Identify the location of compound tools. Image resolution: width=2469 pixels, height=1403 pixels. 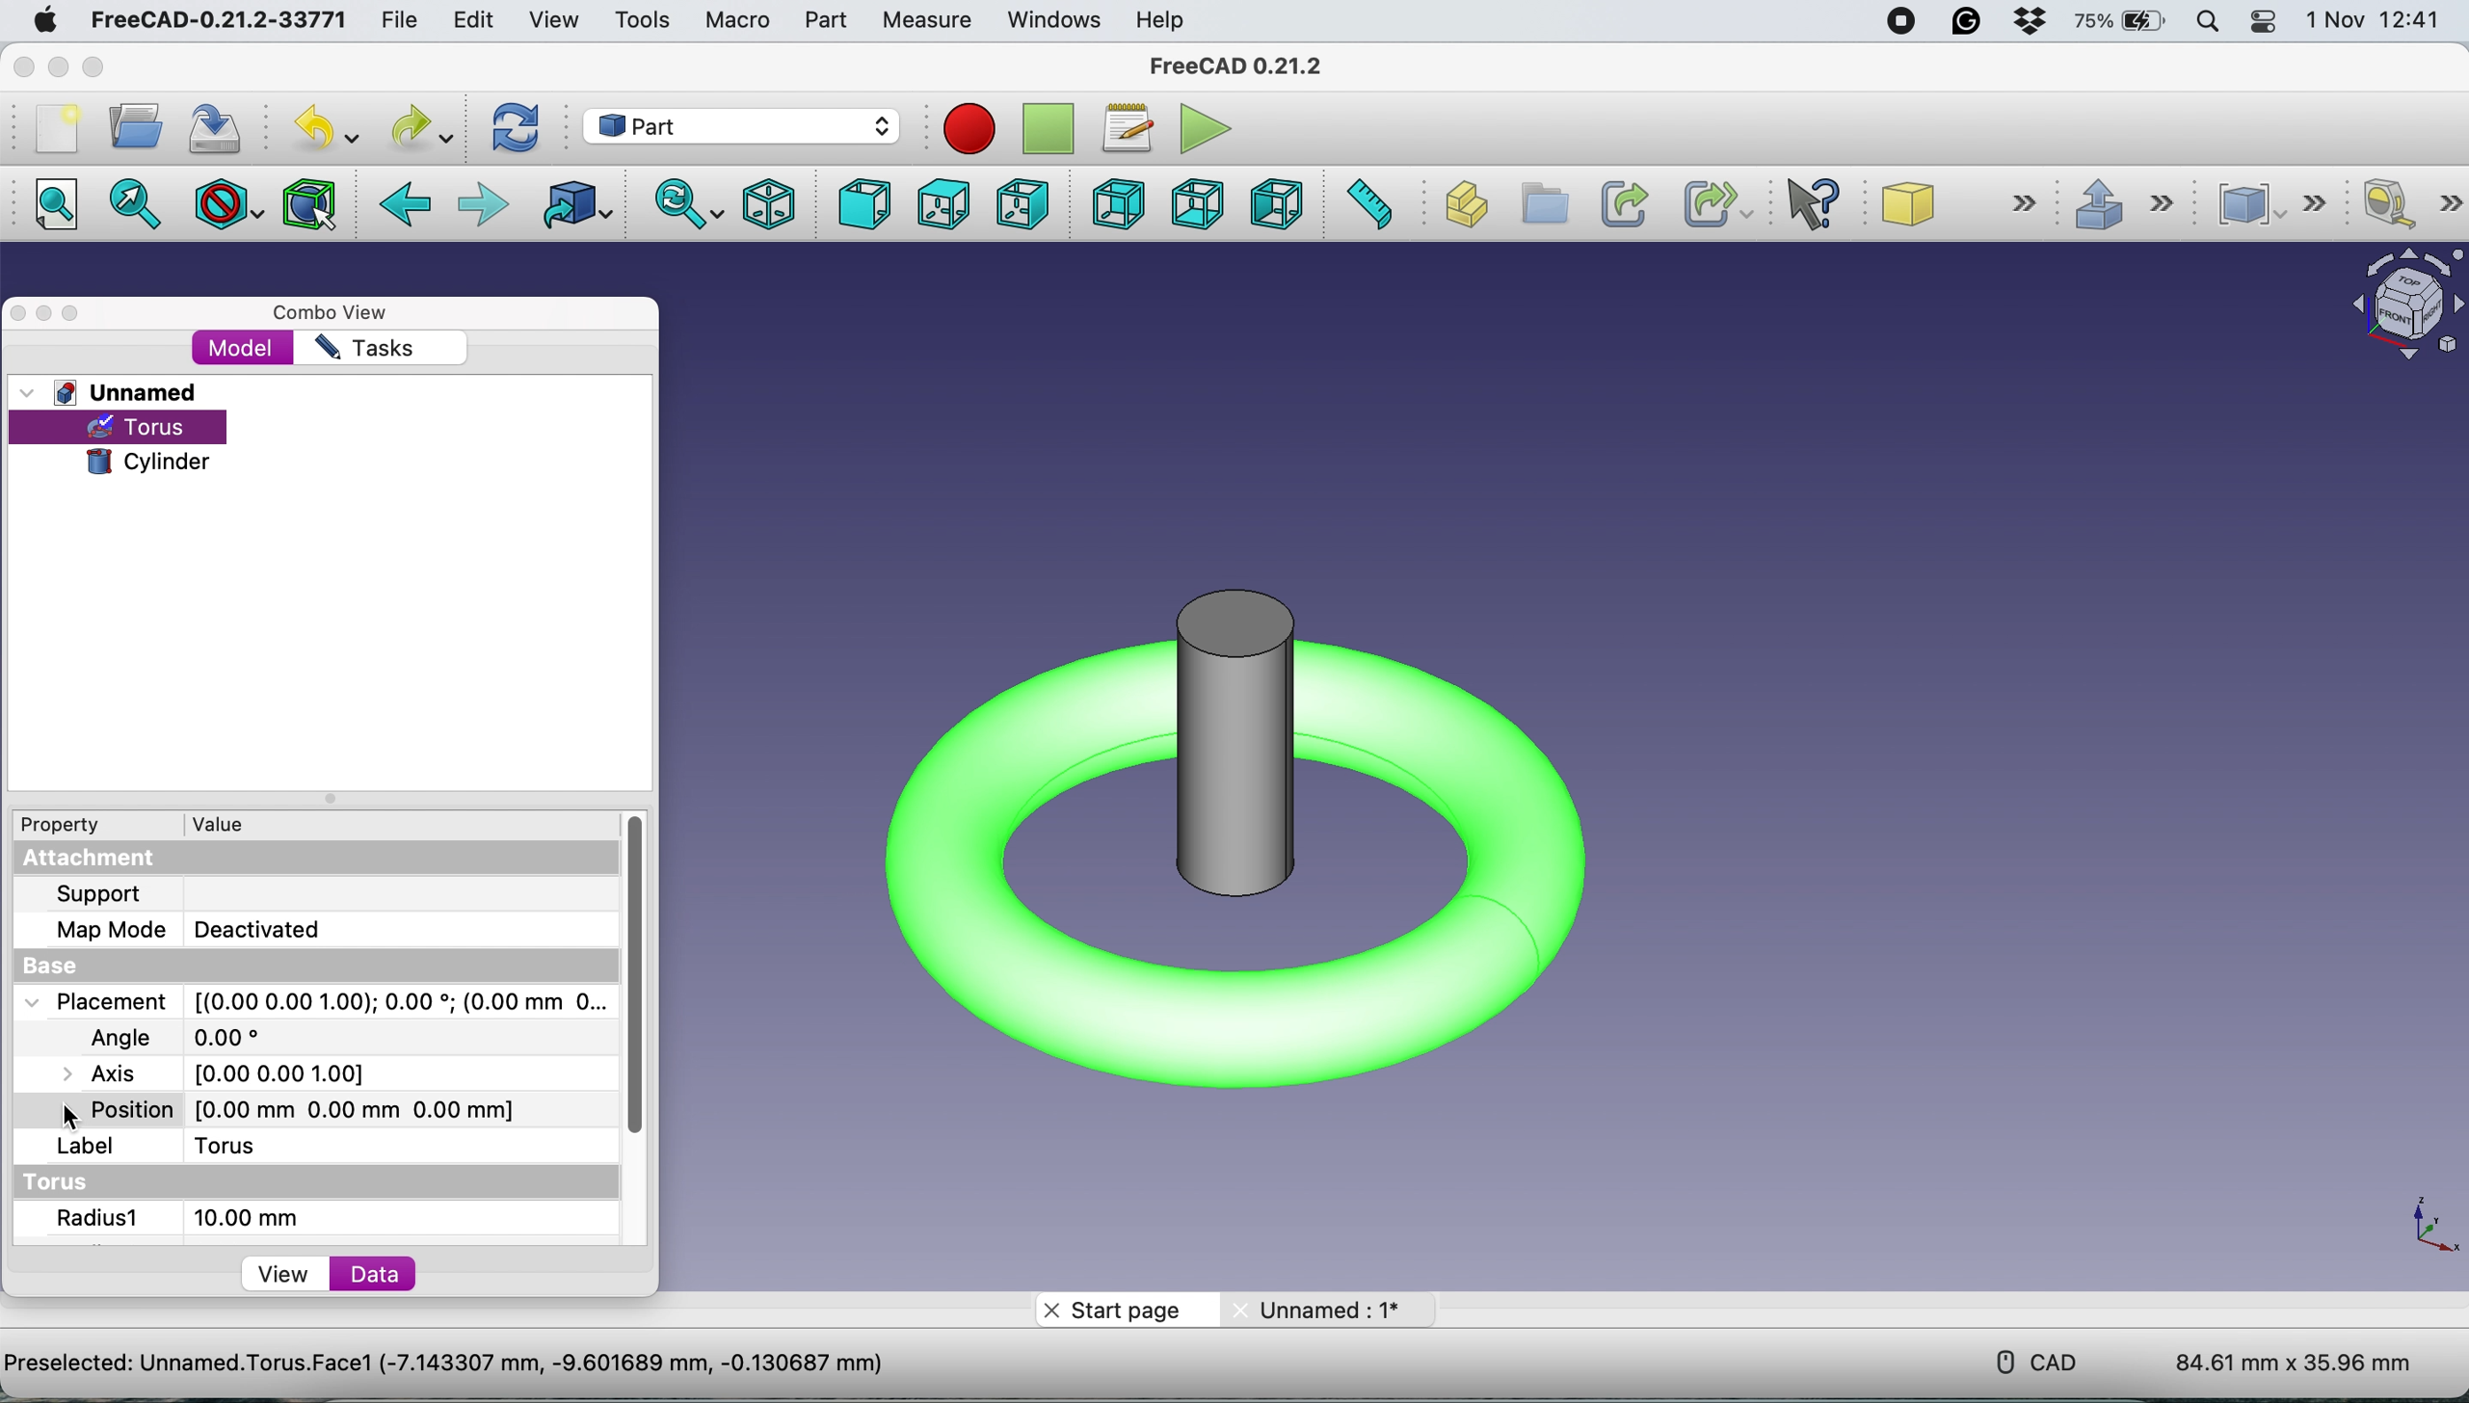
(2284, 203).